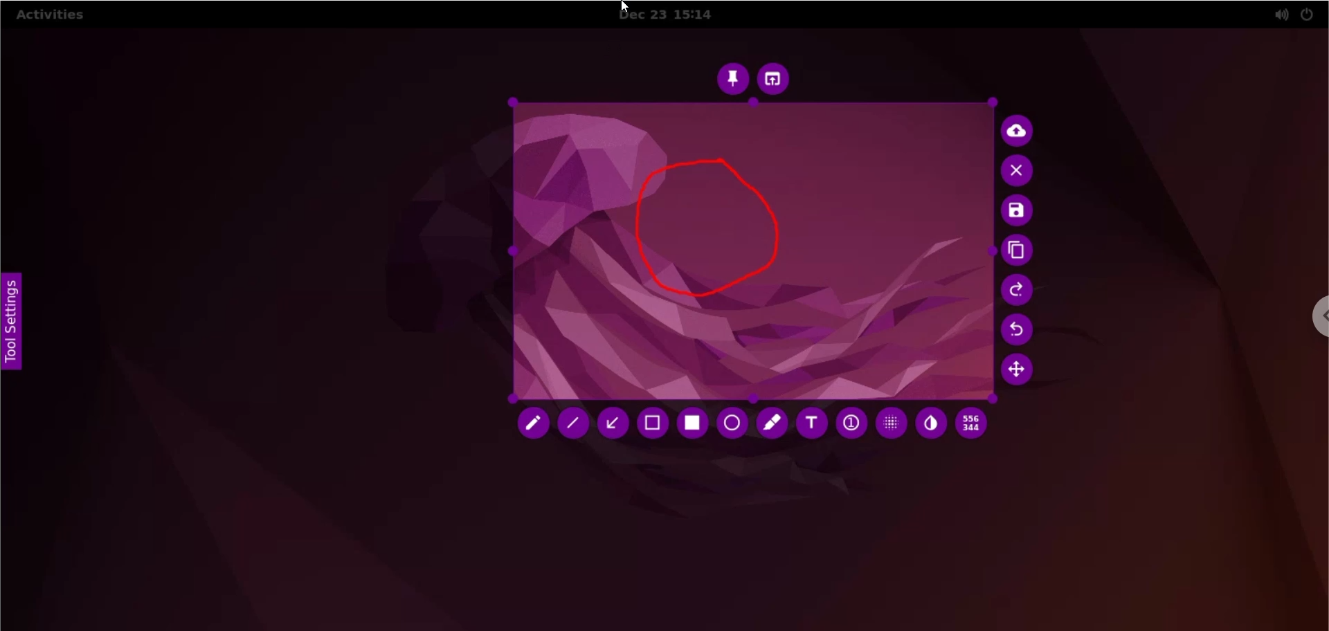 The image size is (1329, 631). What do you see at coordinates (813, 426) in the screenshot?
I see `text tool` at bounding box center [813, 426].